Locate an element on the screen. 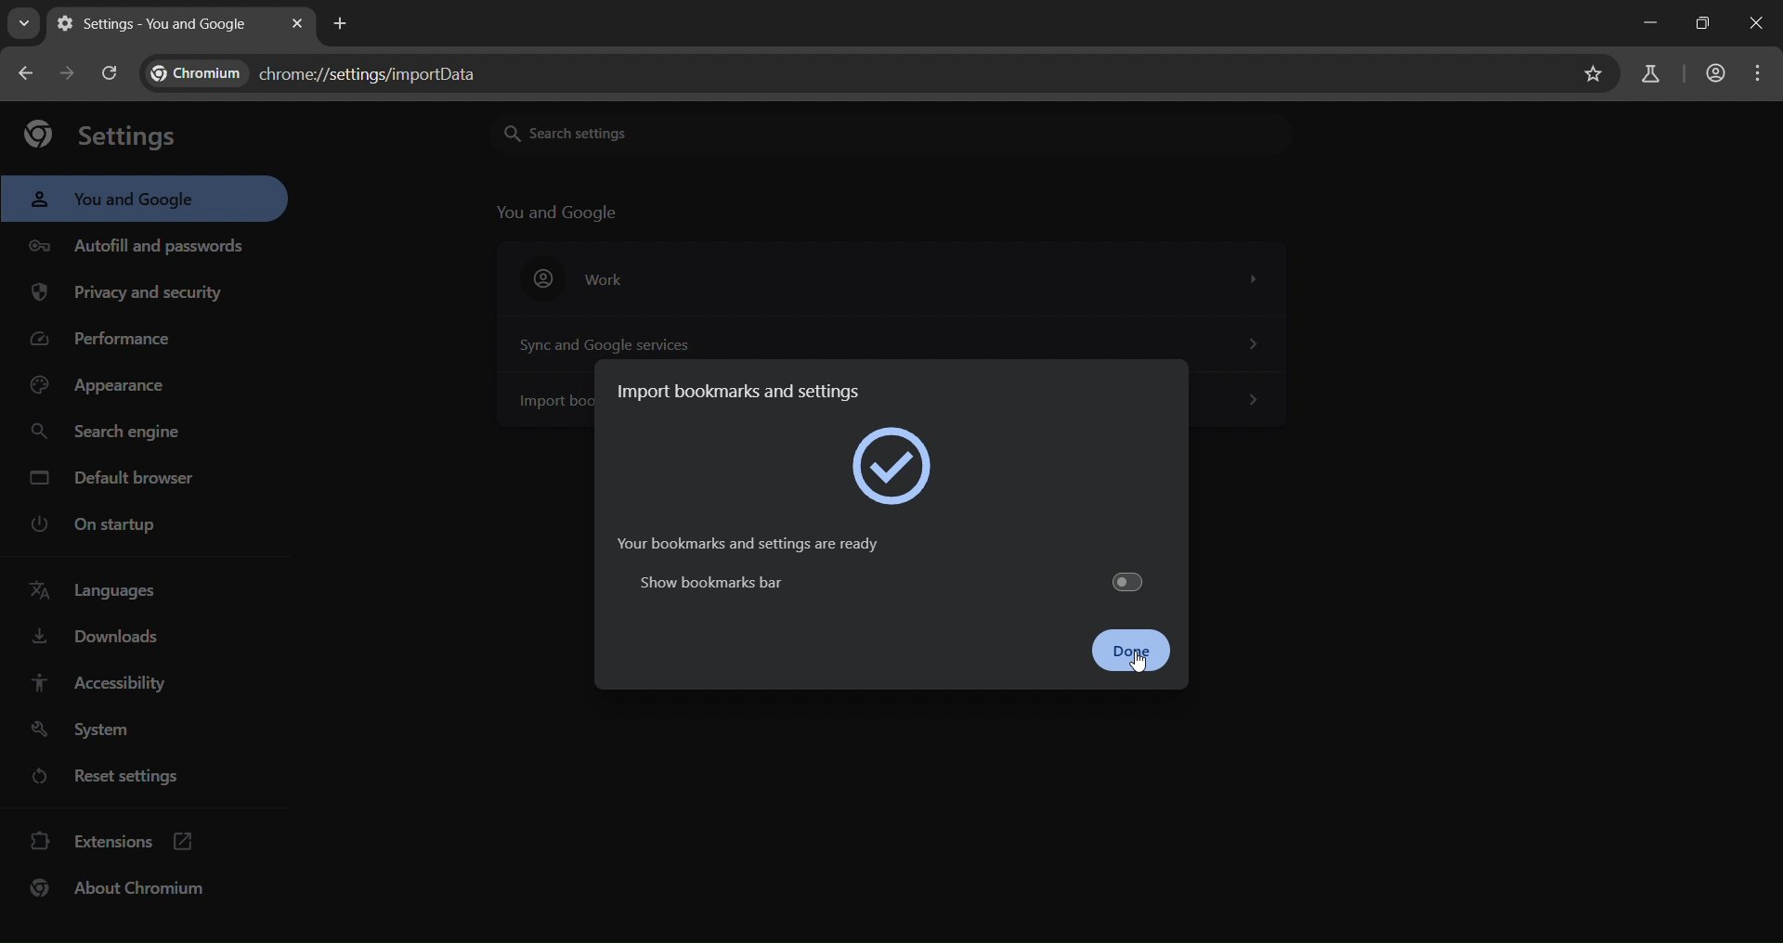 This screenshot has width=1783, height=943. downloads is located at coordinates (100, 639).